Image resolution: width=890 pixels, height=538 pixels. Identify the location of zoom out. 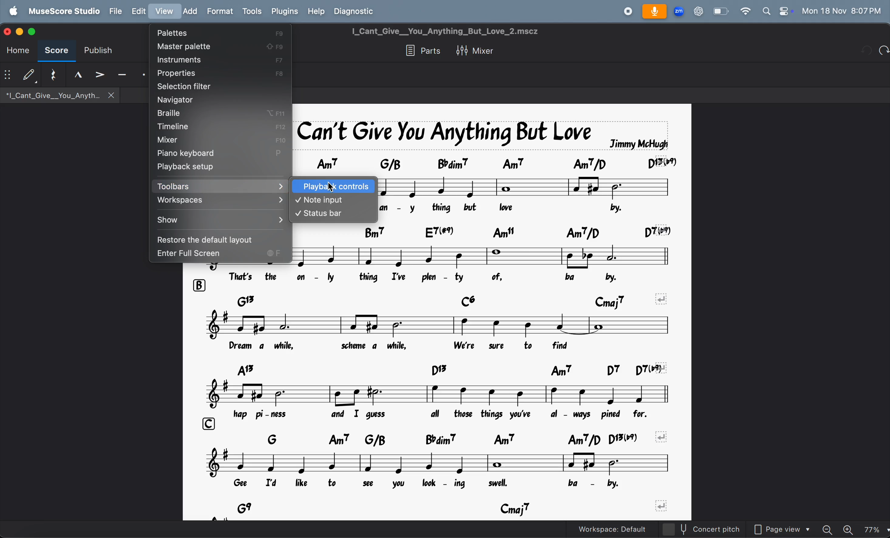
(828, 530).